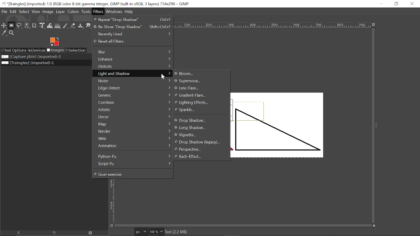 The image size is (420, 236). I want to click on Zoom tool, so click(12, 33).